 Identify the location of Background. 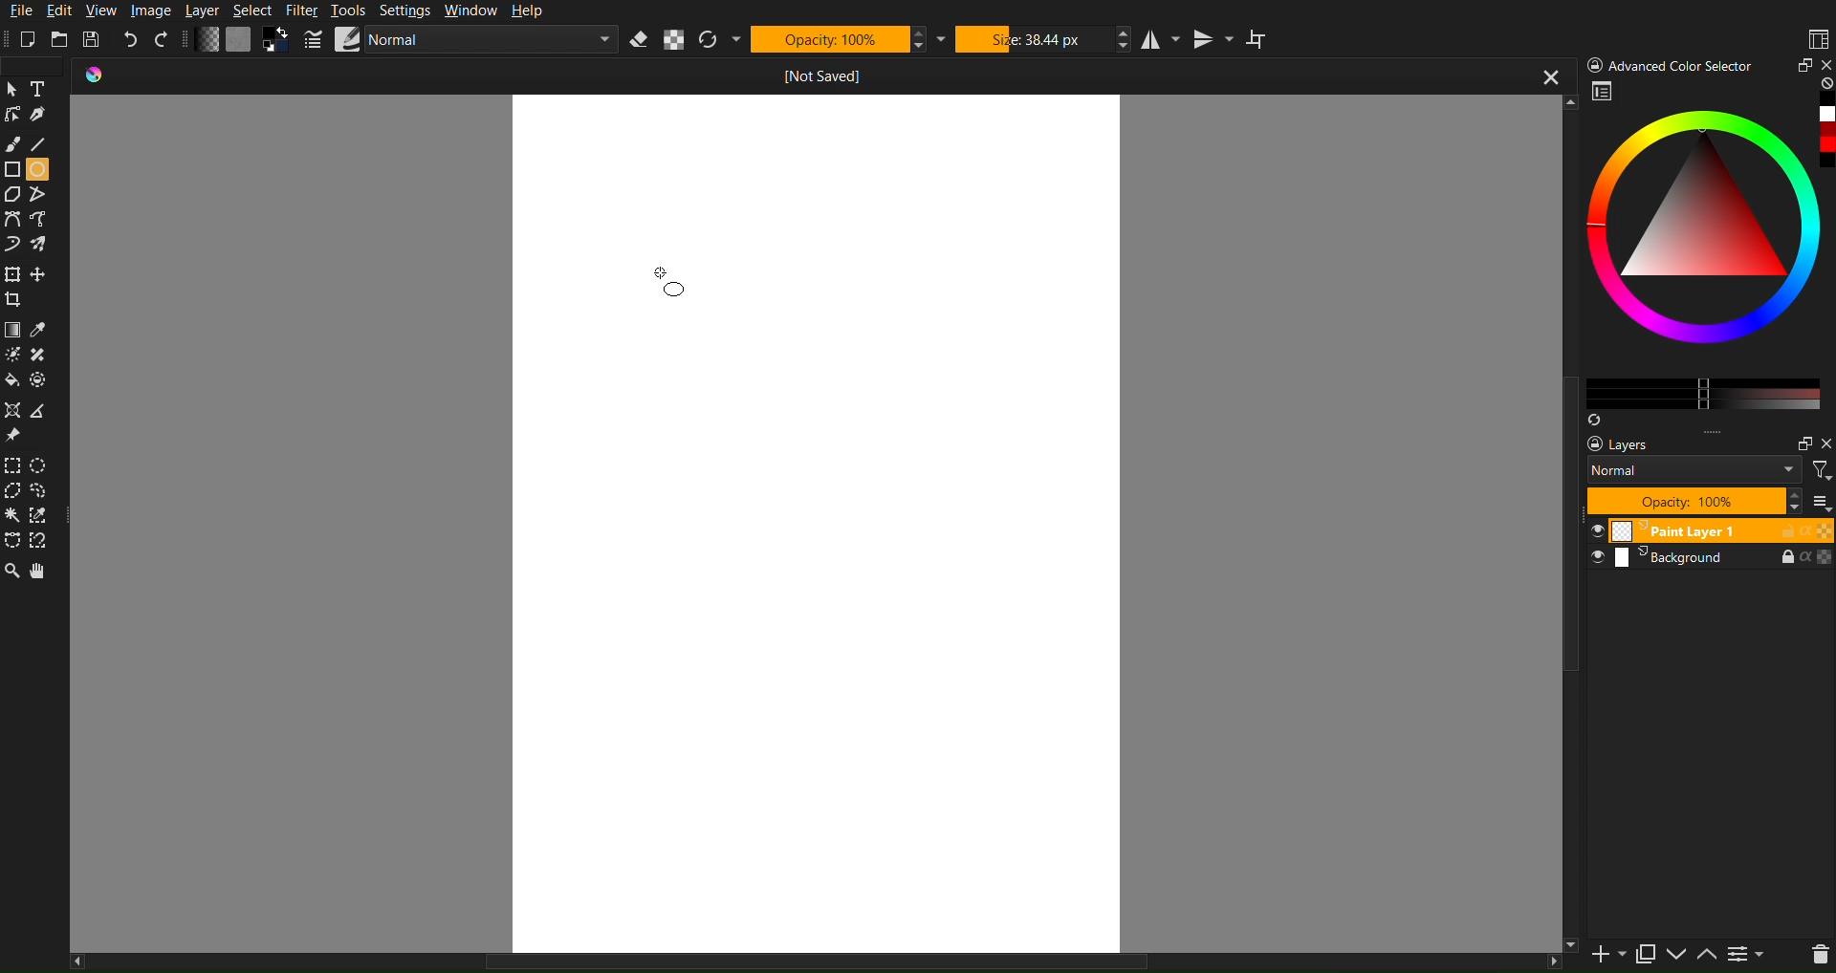
(1710, 560).